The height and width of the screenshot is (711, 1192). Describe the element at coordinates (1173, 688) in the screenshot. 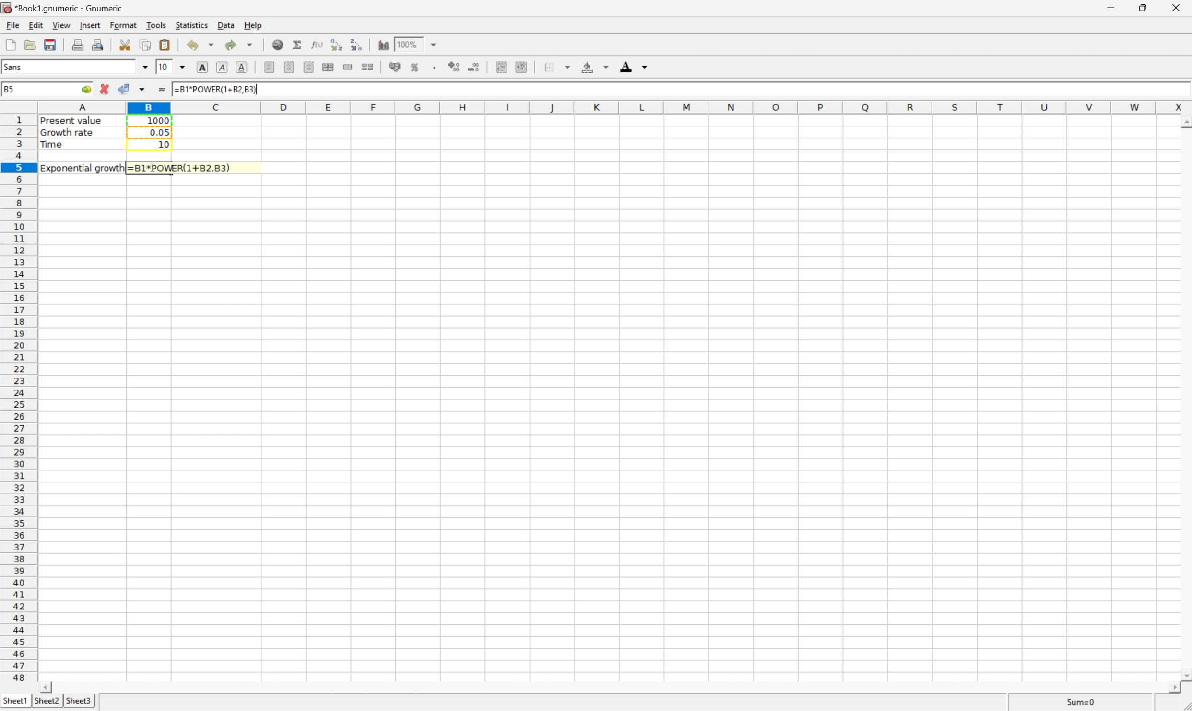

I see `Scroll Right` at that location.